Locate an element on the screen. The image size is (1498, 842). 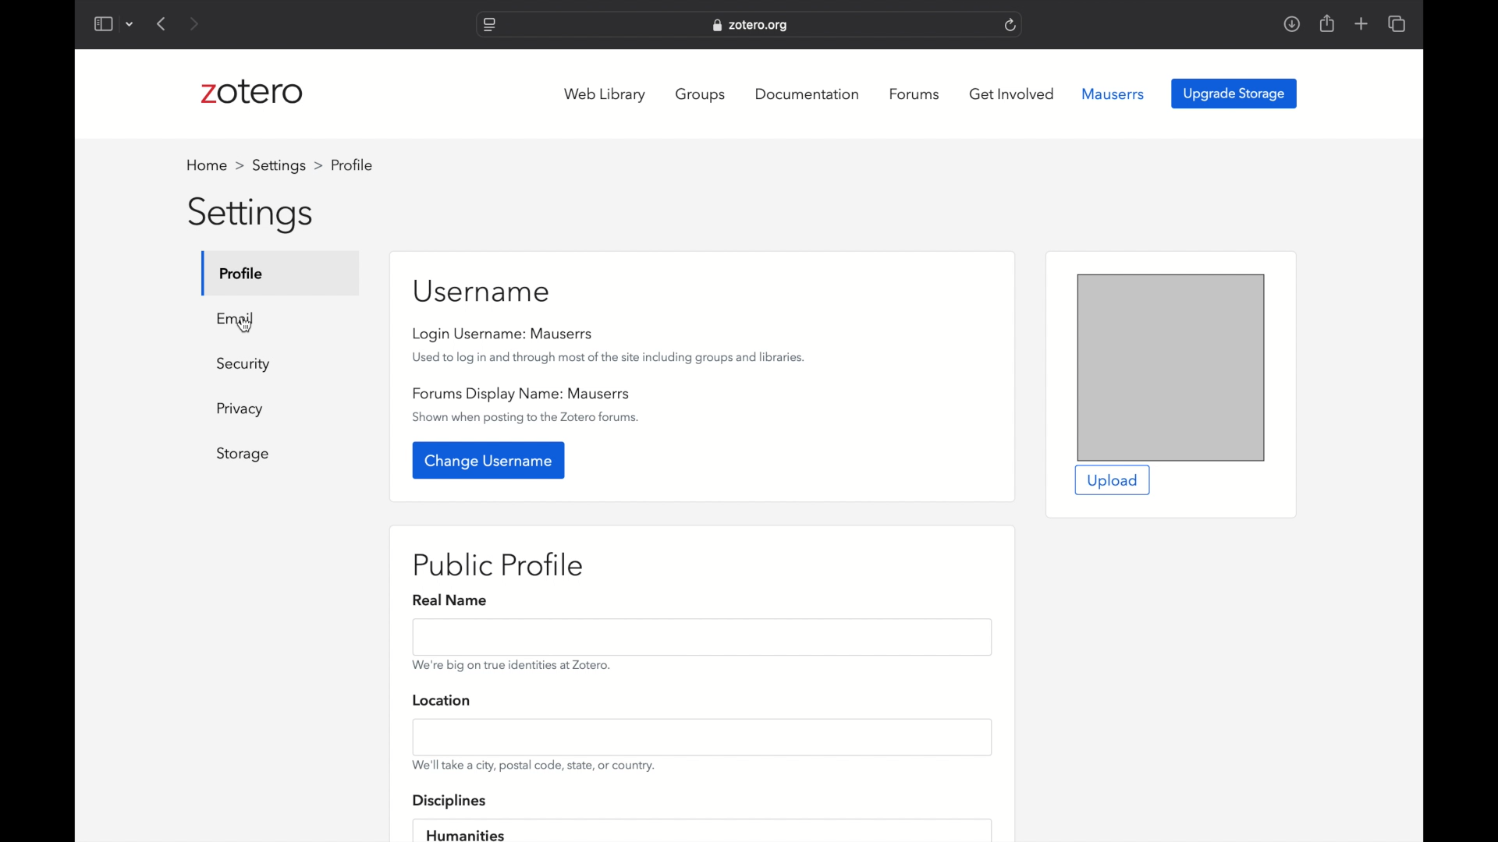
public profile is located at coordinates (502, 567).